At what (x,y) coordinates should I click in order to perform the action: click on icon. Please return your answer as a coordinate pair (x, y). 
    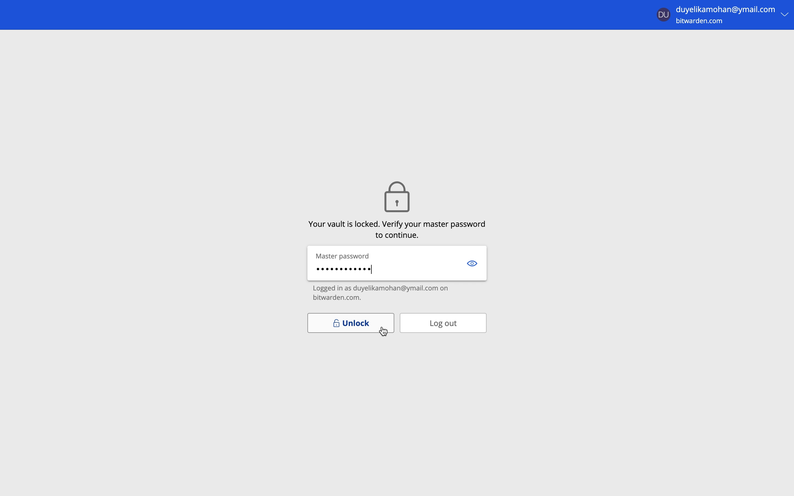
    Looking at the image, I should click on (396, 195).